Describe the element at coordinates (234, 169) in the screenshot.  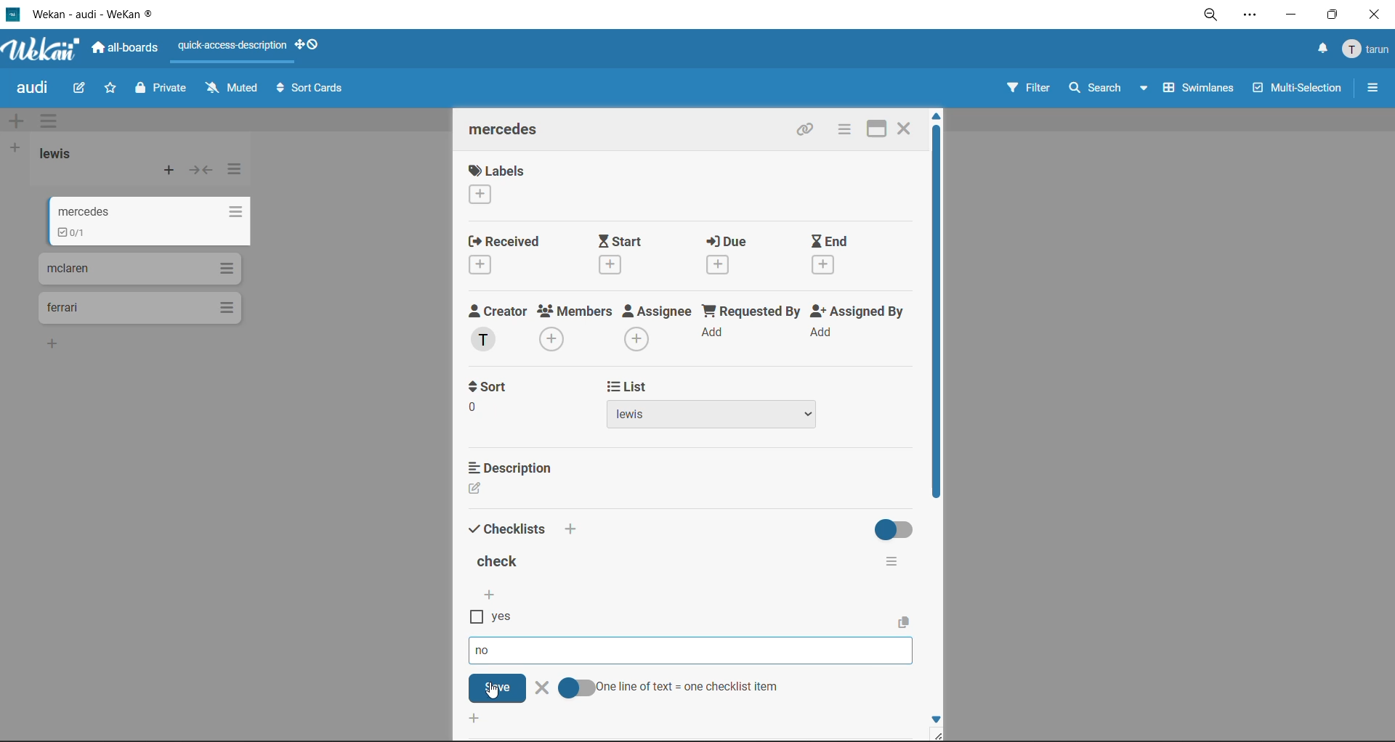
I see `list actions` at that location.